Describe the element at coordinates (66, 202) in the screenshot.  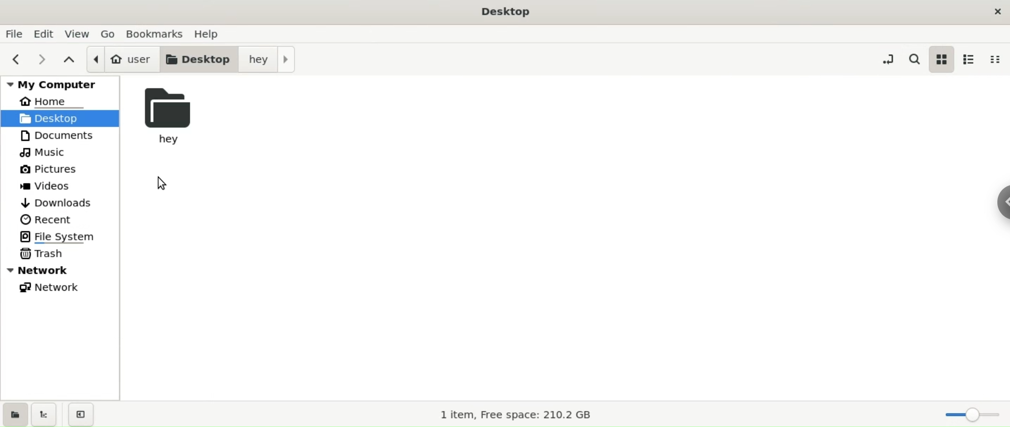
I see `downlods` at that location.